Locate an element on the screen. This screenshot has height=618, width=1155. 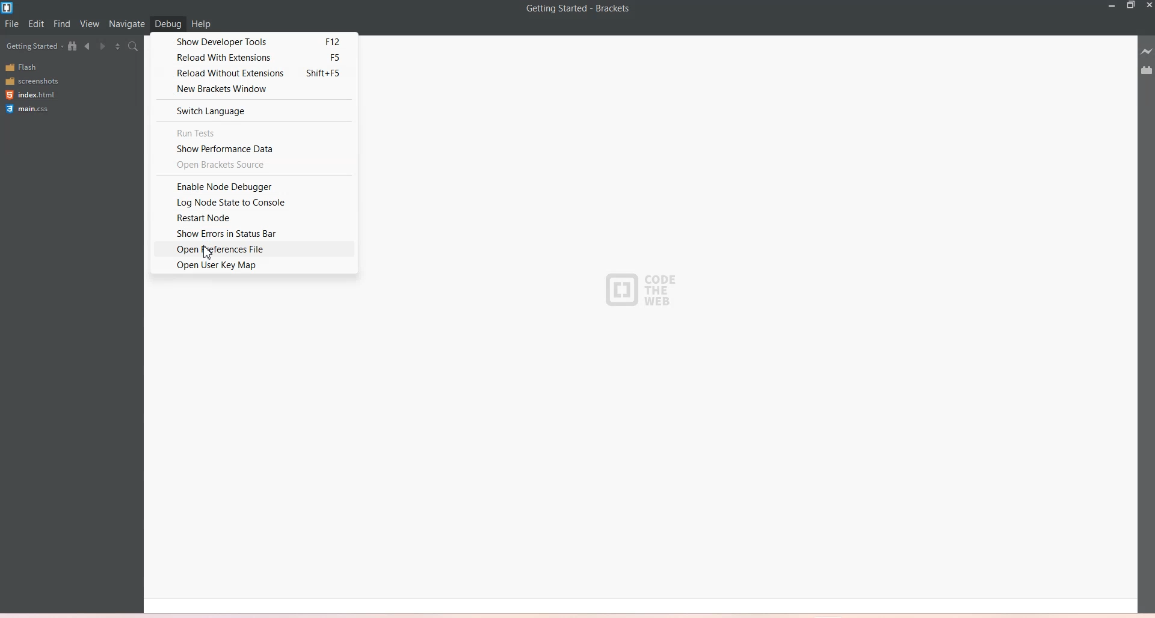
View is located at coordinates (90, 24).